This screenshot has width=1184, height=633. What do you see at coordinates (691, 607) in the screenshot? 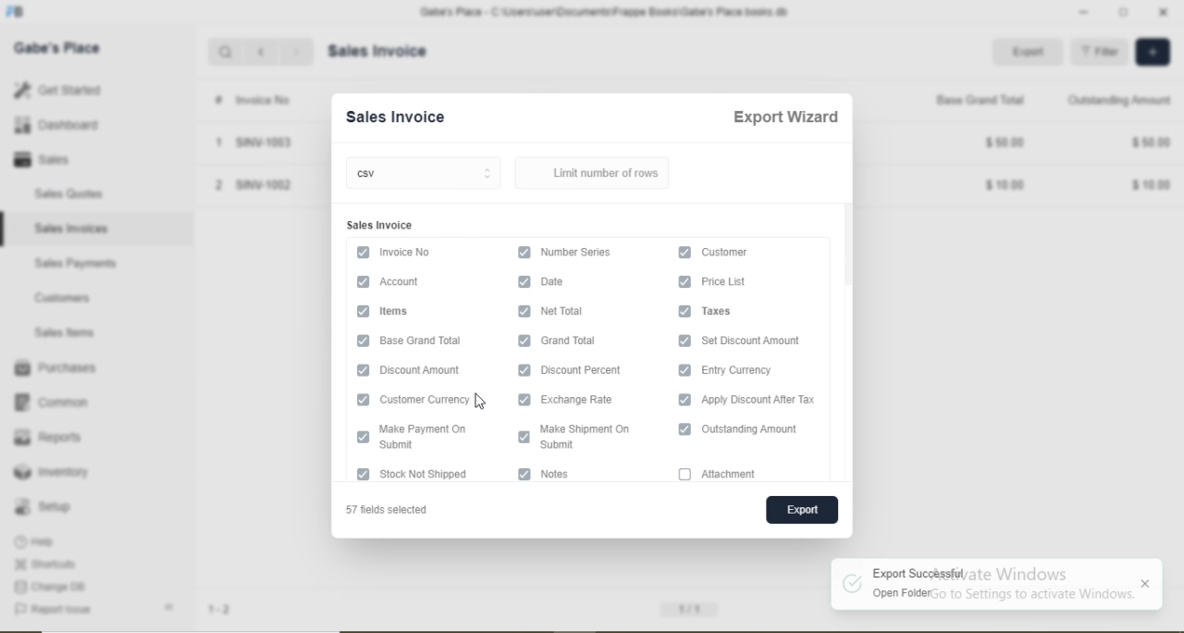
I see `11` at bounding box center [691, 607].